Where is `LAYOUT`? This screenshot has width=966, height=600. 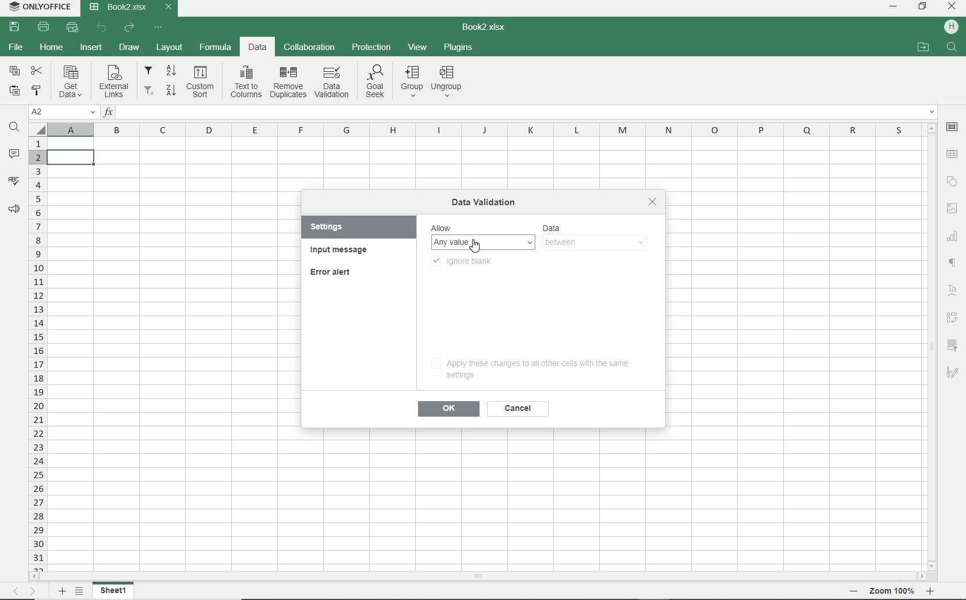 LAYOUT is located at coordinates (170, 47).